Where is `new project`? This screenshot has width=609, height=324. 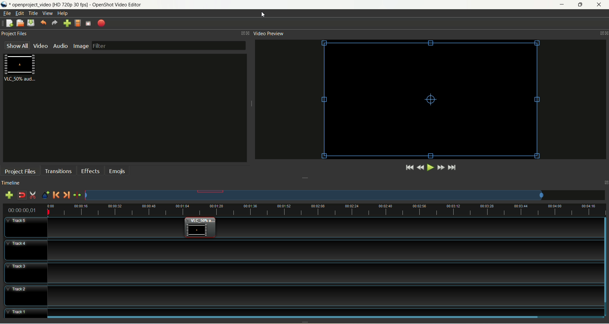
new project is located at coordinates (10, 23).